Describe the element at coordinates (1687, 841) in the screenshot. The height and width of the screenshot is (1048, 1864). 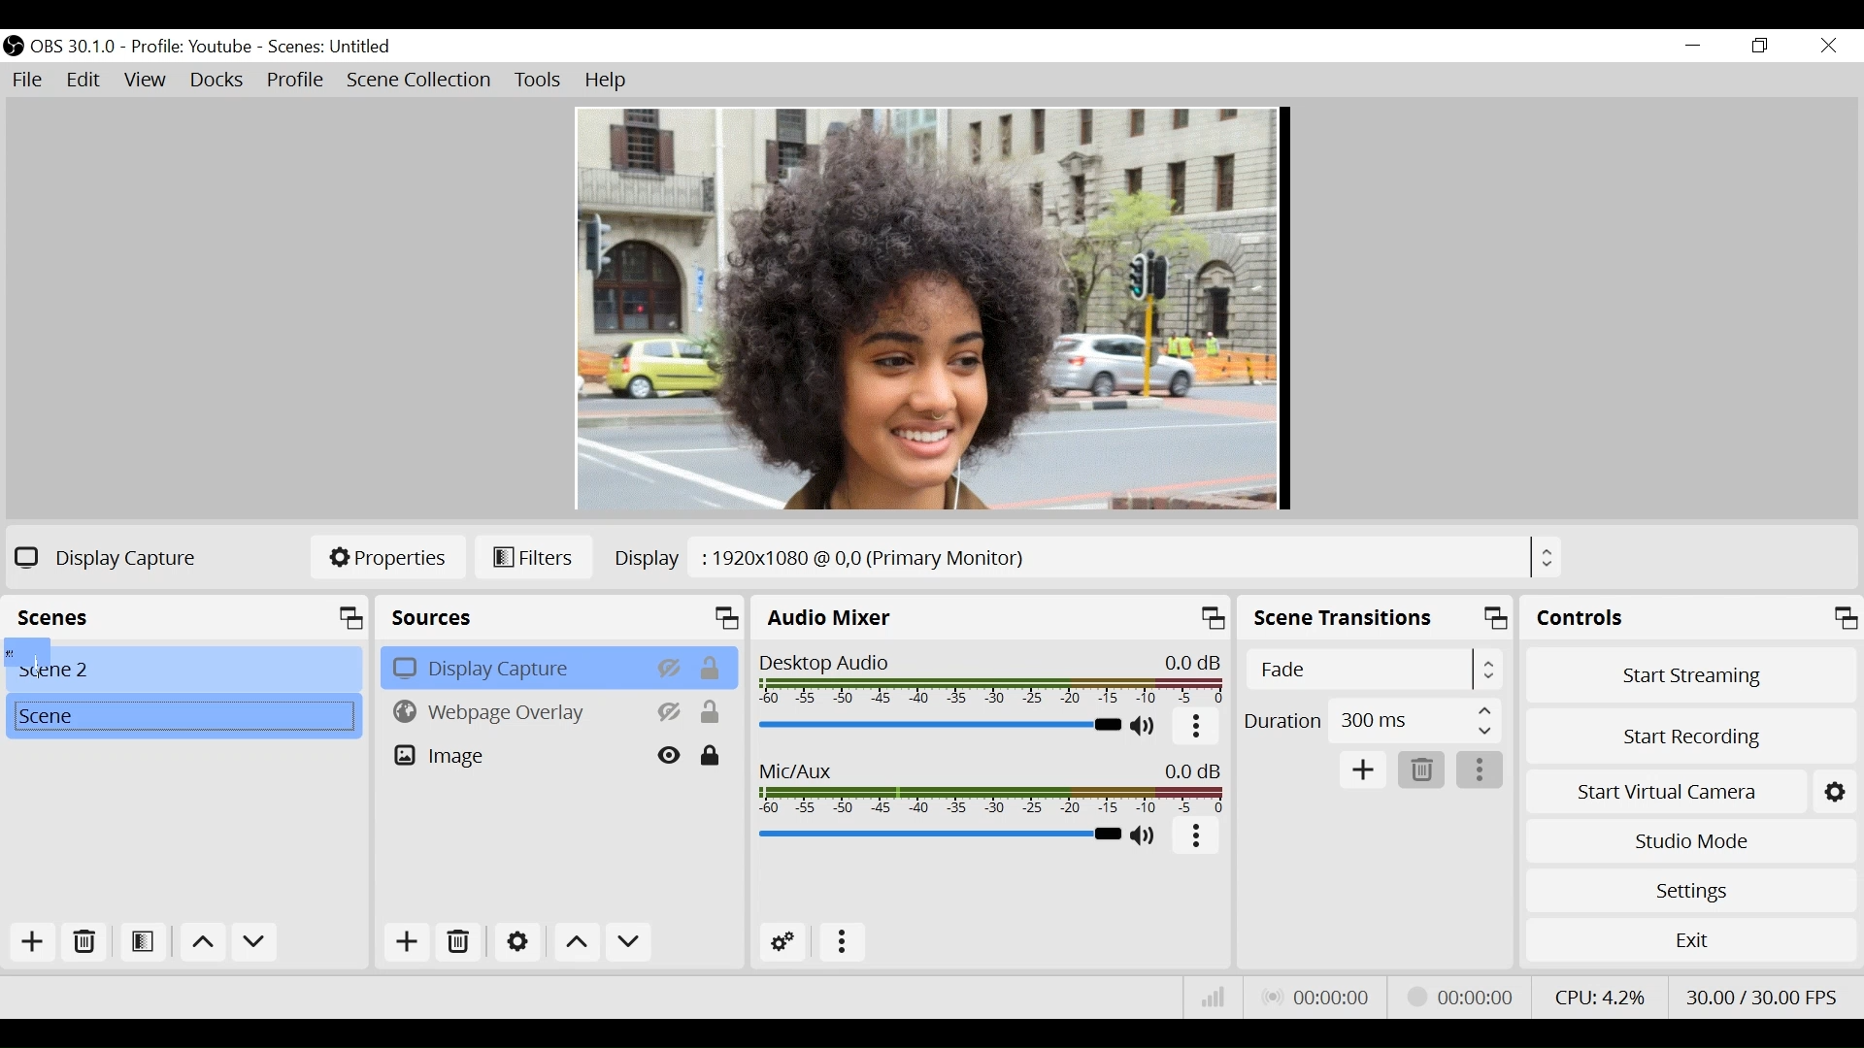
I see `Studio Mode` at that location.